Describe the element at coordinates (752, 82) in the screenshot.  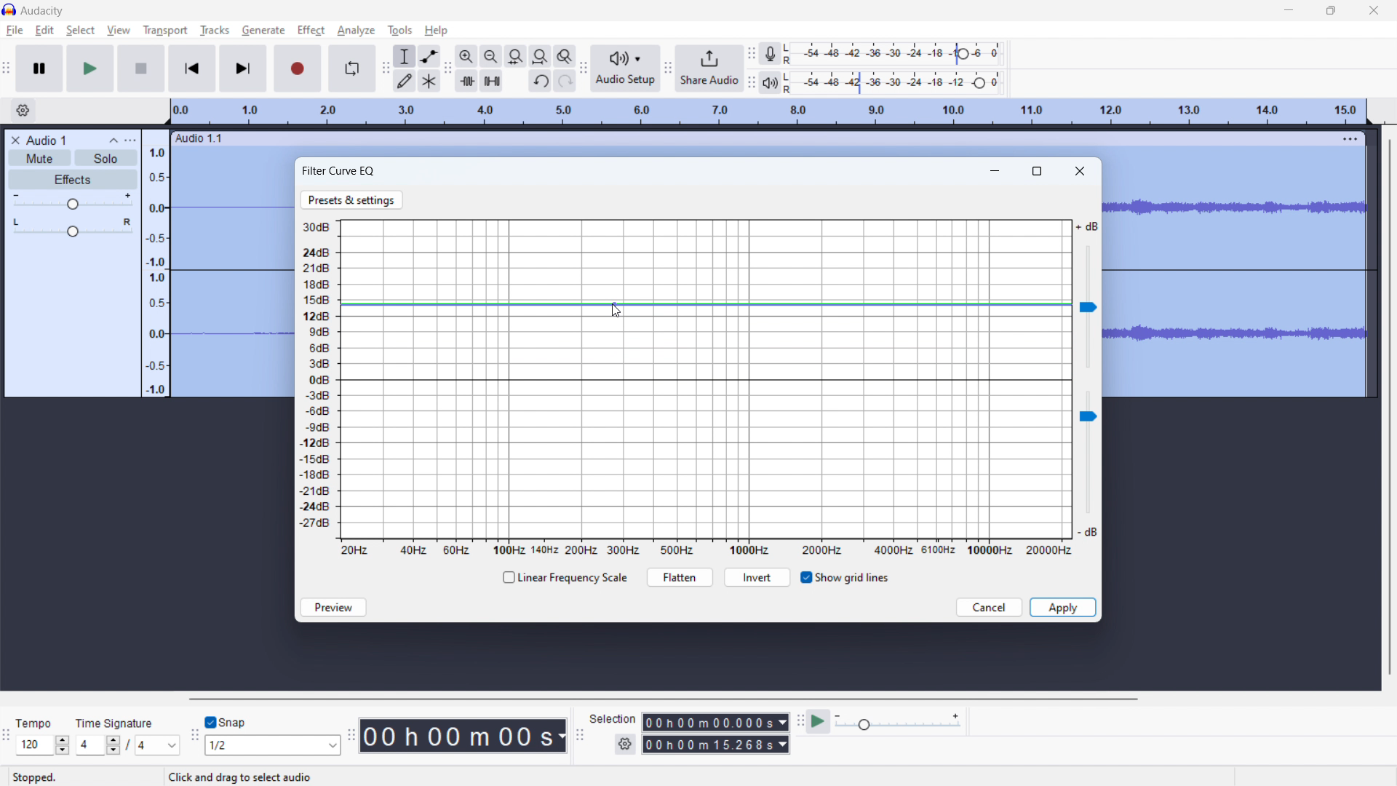
I see `playback meter toolbar` at that location.